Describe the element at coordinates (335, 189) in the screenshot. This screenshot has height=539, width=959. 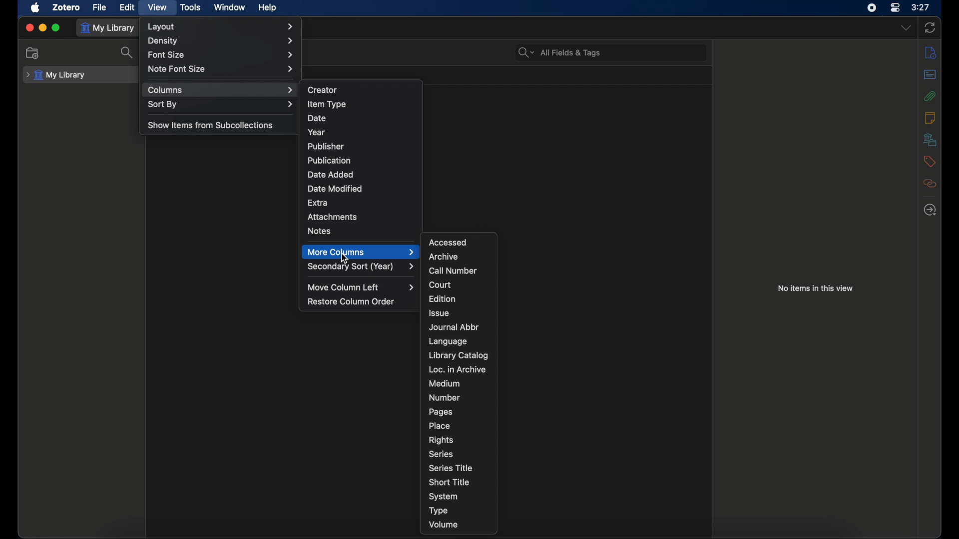
I see `date modified` at that location.